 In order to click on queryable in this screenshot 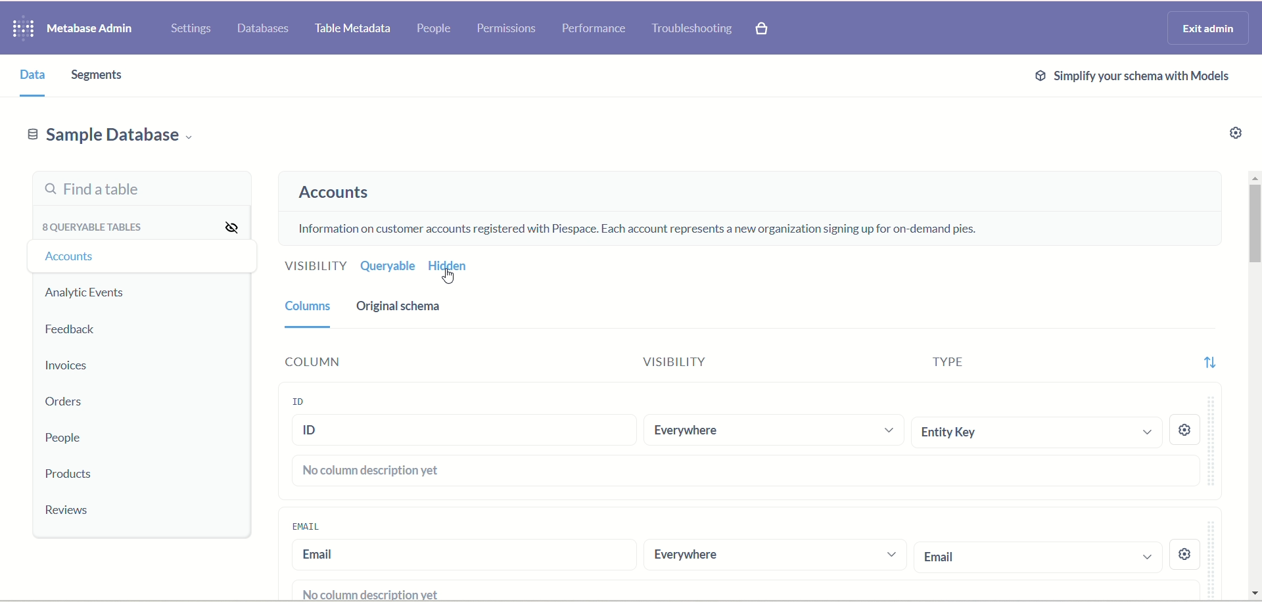, I will do `click(388, 268)`.